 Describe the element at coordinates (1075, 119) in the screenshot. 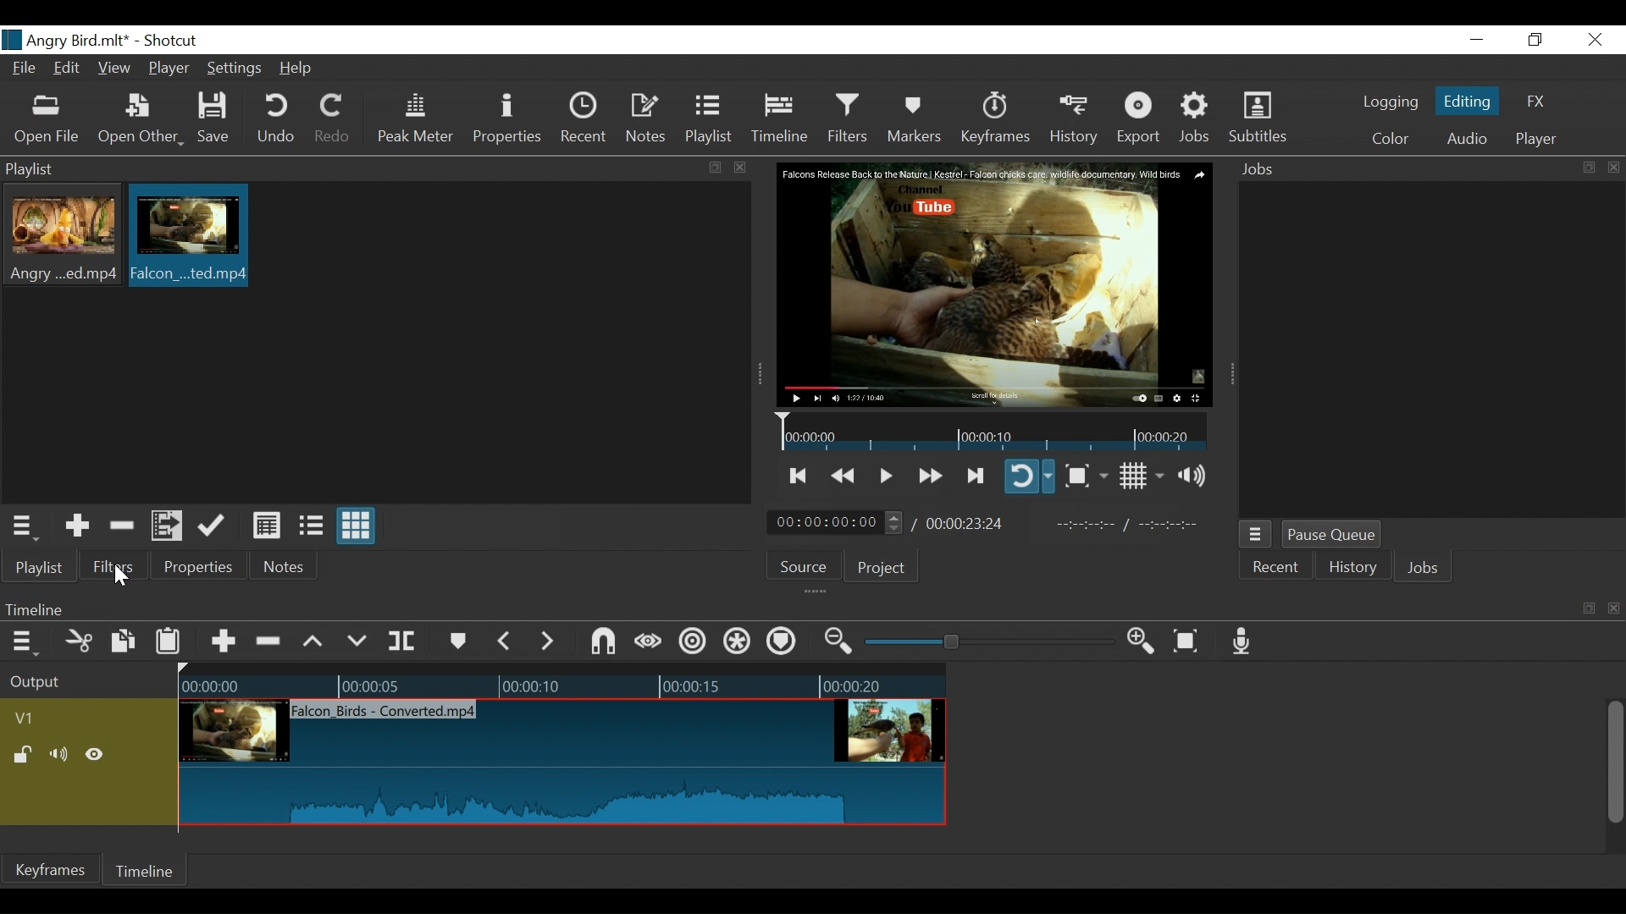

I see `History` at that location.